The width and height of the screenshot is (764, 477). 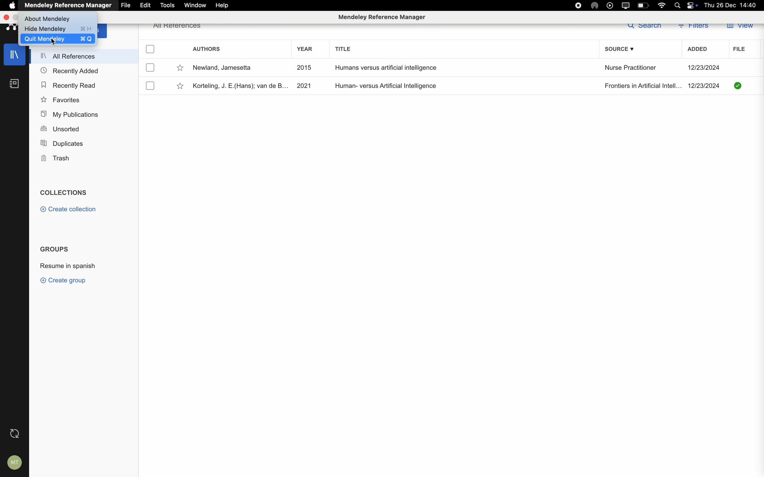 I want to click on last sync, so click(x=15, y=434).